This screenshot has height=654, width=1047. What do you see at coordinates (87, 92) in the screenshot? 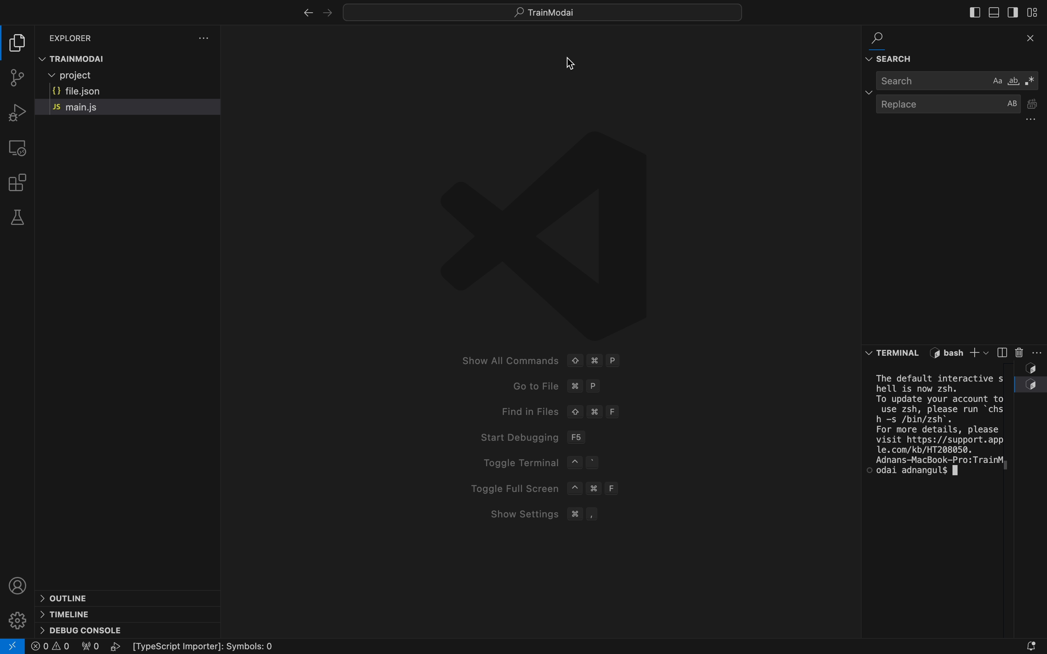
I see `file json` at bounding box center [87, 92].